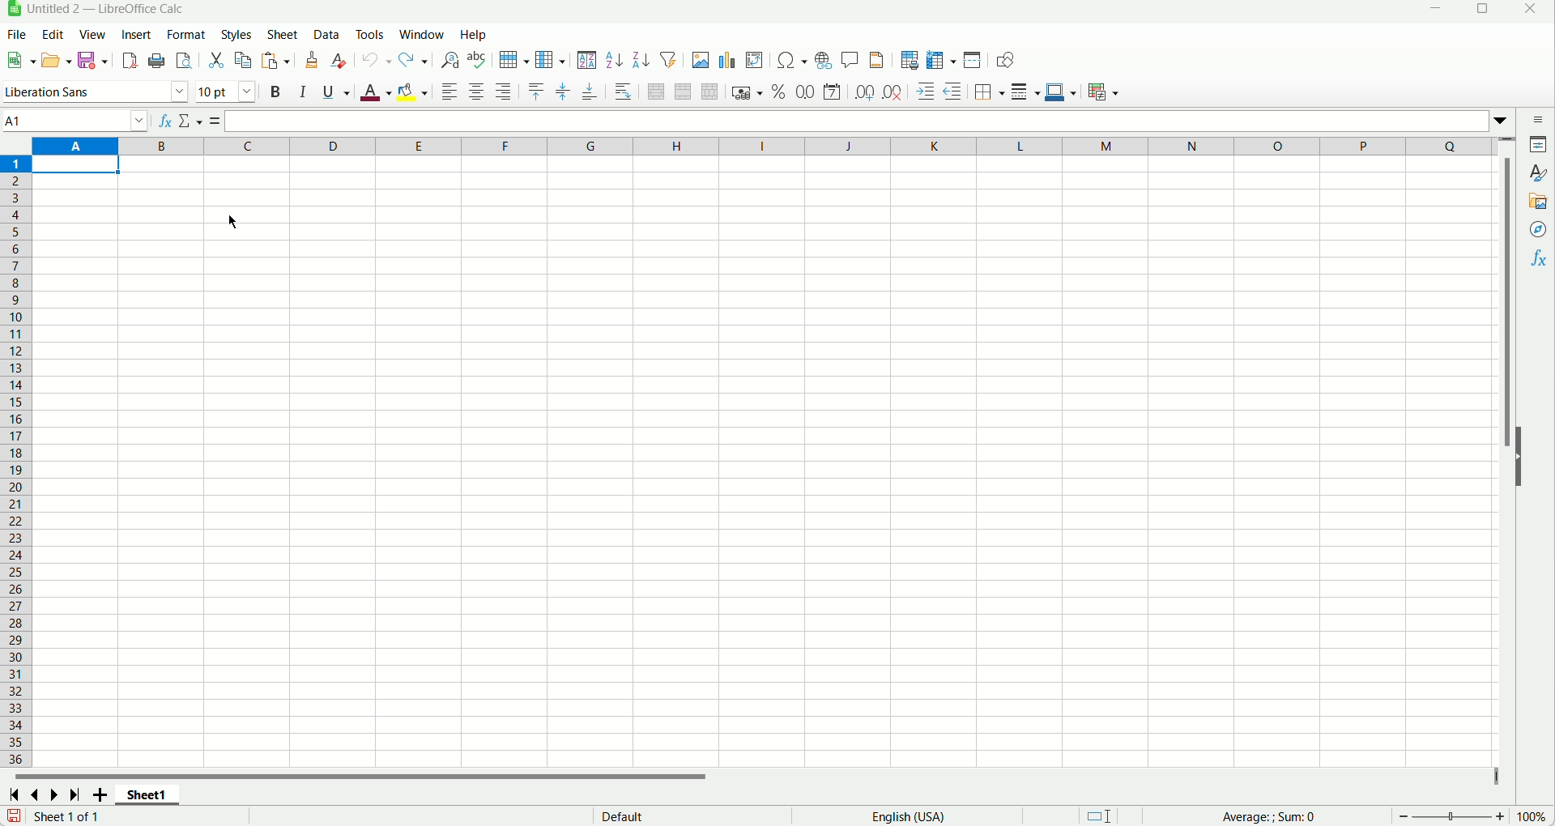  What do you see at coordinates (1537, 172) in the screenshot?
I see `Styles` at bounding box center [1537, 172].